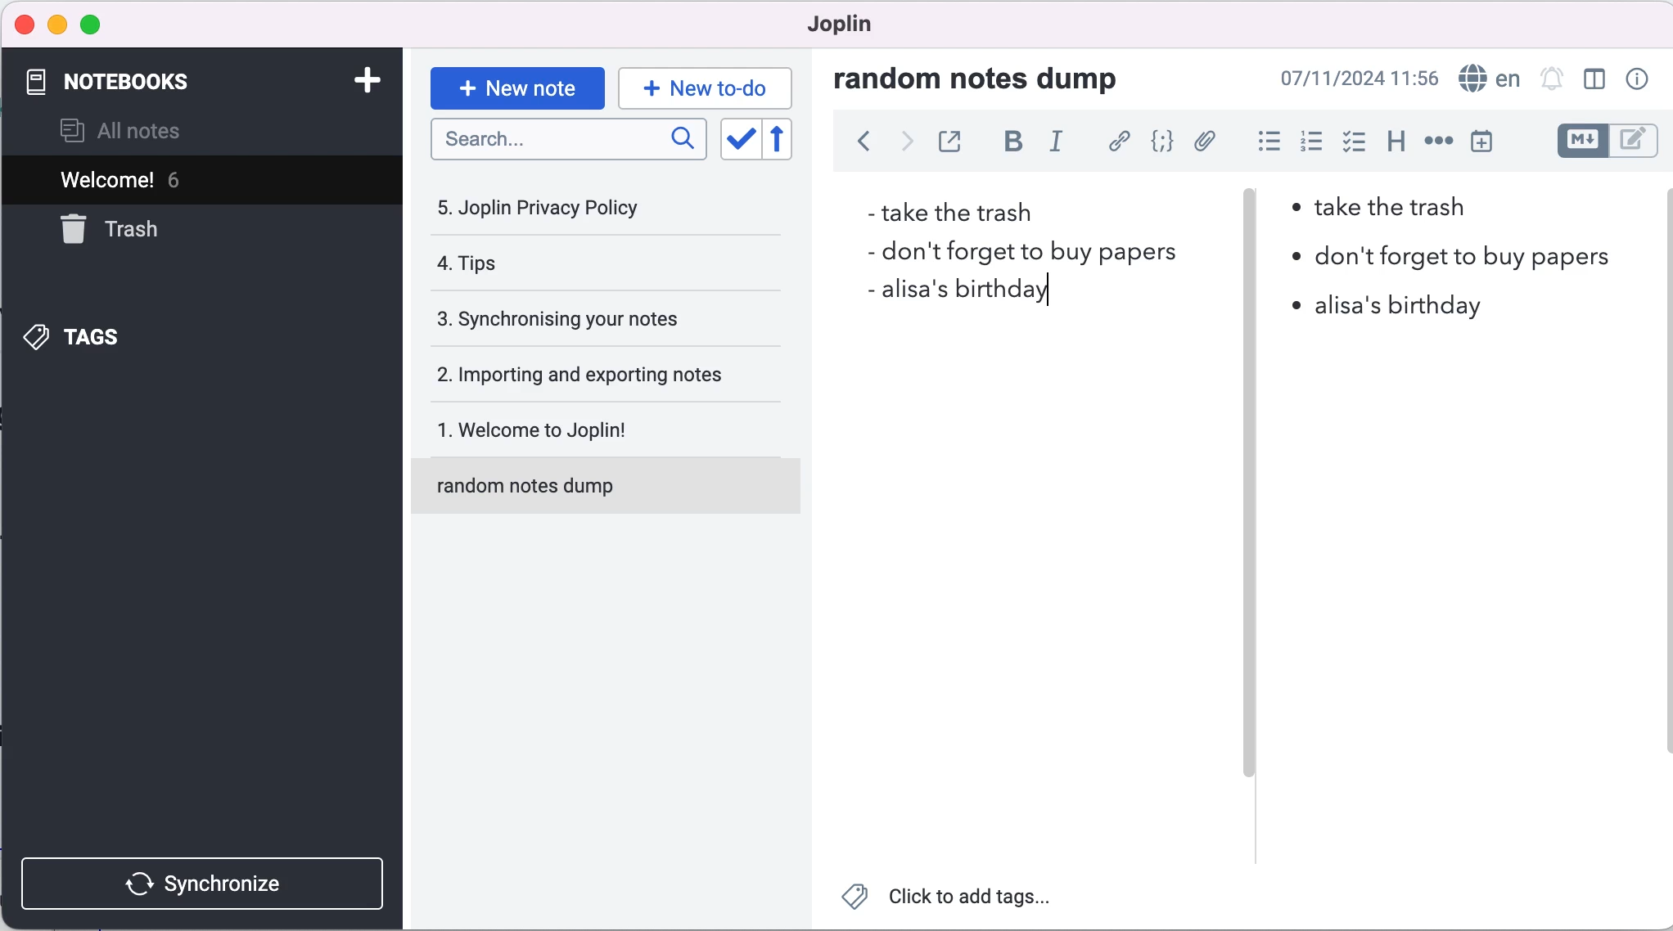 This screenshot has height=931, width=1673. I want to click on bulleted list, so click(1262, 142).